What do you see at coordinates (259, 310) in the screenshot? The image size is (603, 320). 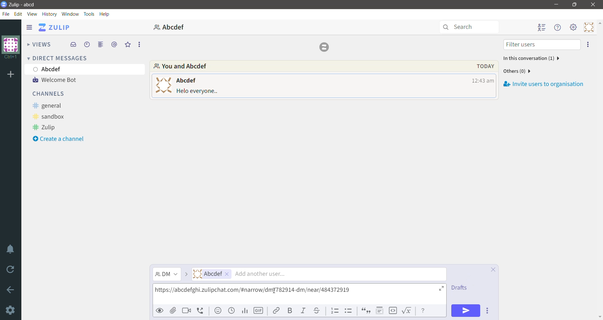 I see `Add GIF` at bounding box center [259, 310].